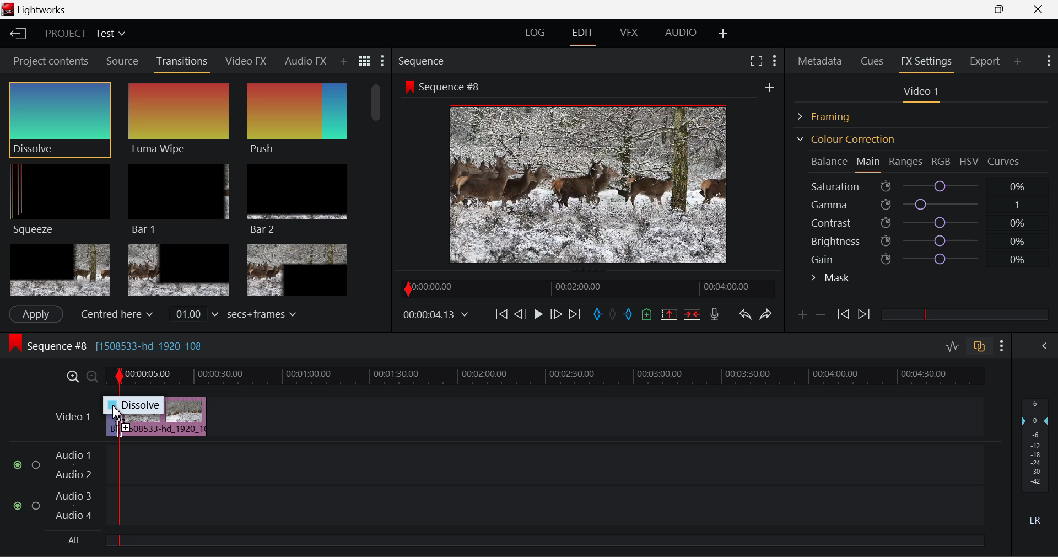 This screenshot has width=1058, height=557. Describe the element at coordinates (845, 139) in the screenshot. I see `Colour Correction` at that location.